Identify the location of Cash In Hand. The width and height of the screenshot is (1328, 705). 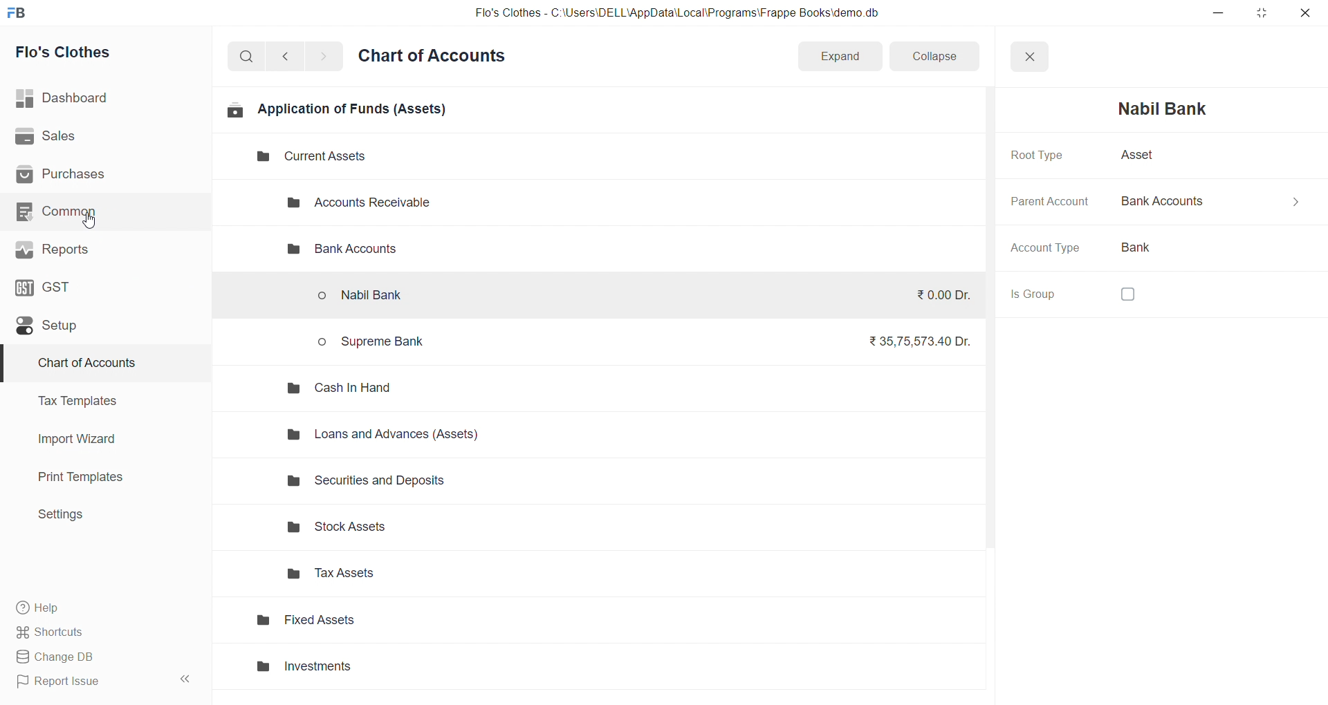
(344, 387).